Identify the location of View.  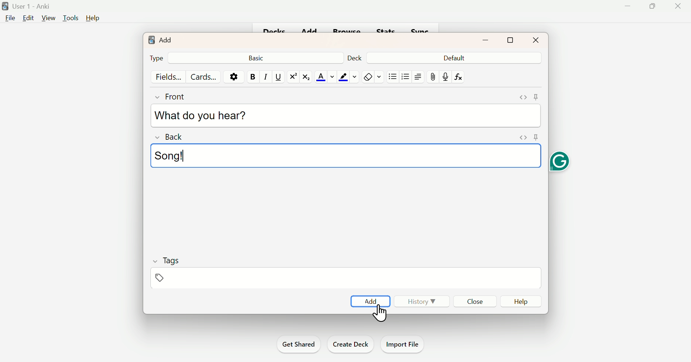
(48, 18).